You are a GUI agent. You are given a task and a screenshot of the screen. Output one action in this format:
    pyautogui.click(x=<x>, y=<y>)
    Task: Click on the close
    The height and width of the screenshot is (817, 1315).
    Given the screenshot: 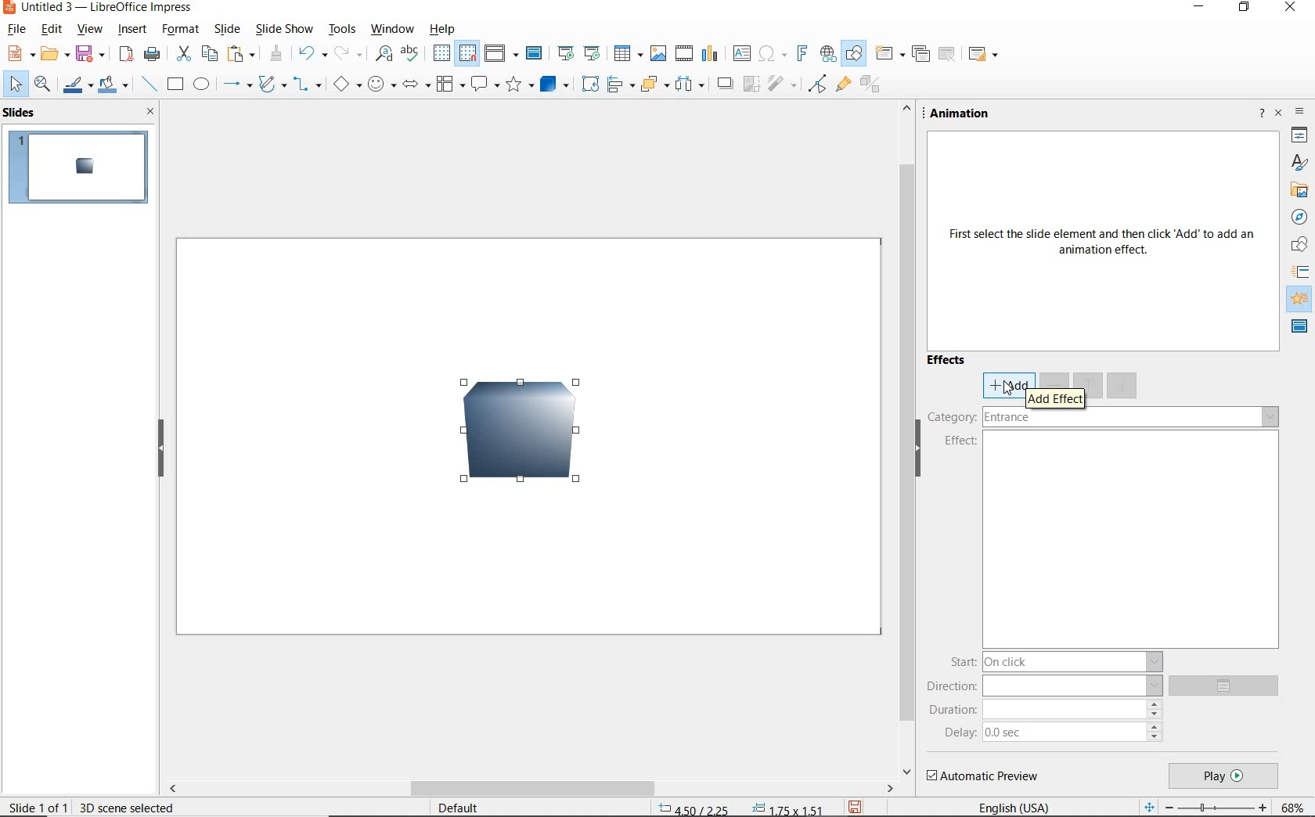 What is the action you would take?
    pyautogui.click(x=151, y=112)
    